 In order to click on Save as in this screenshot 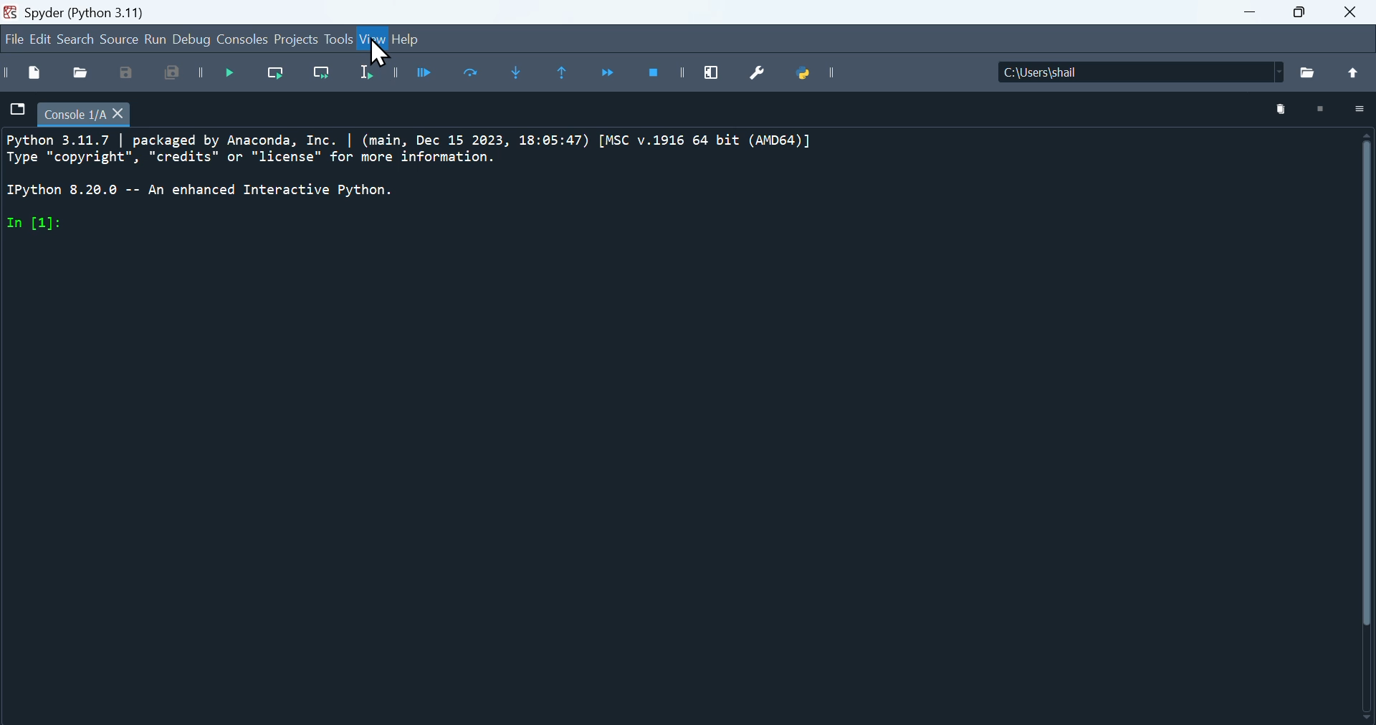, I will do `click(124, 73)`.